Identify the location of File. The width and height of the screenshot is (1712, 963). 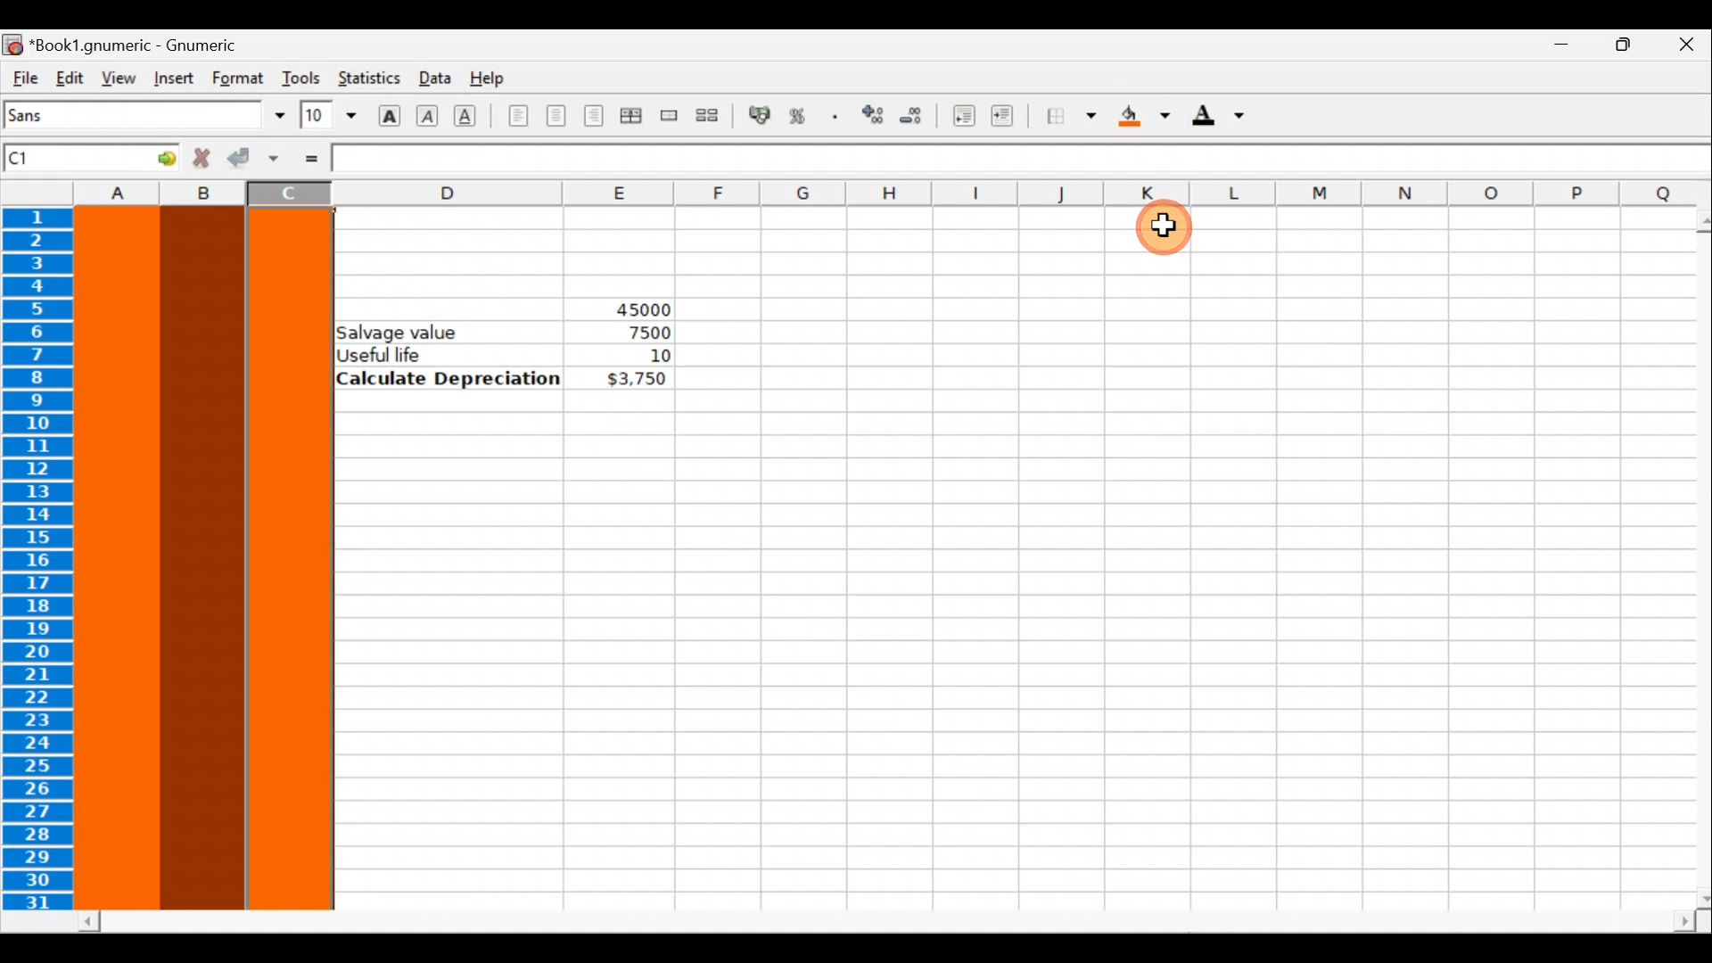
(23, 78).